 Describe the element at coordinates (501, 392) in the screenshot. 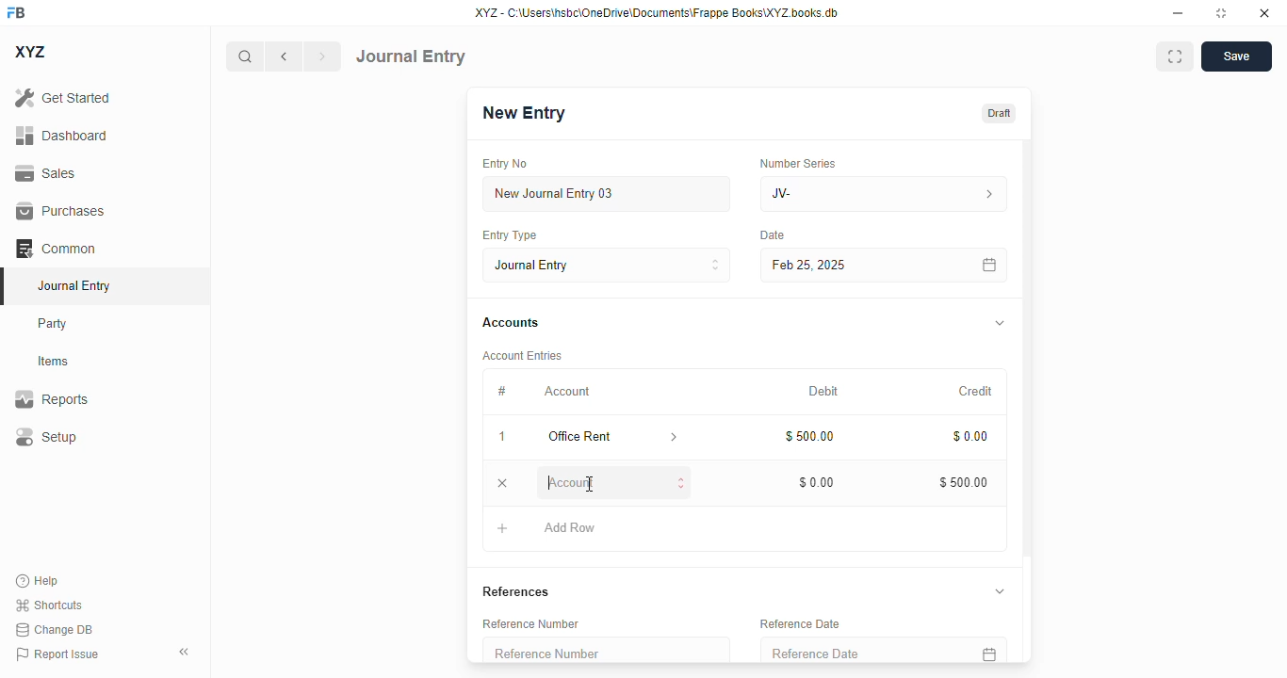

I see `#` at that location.